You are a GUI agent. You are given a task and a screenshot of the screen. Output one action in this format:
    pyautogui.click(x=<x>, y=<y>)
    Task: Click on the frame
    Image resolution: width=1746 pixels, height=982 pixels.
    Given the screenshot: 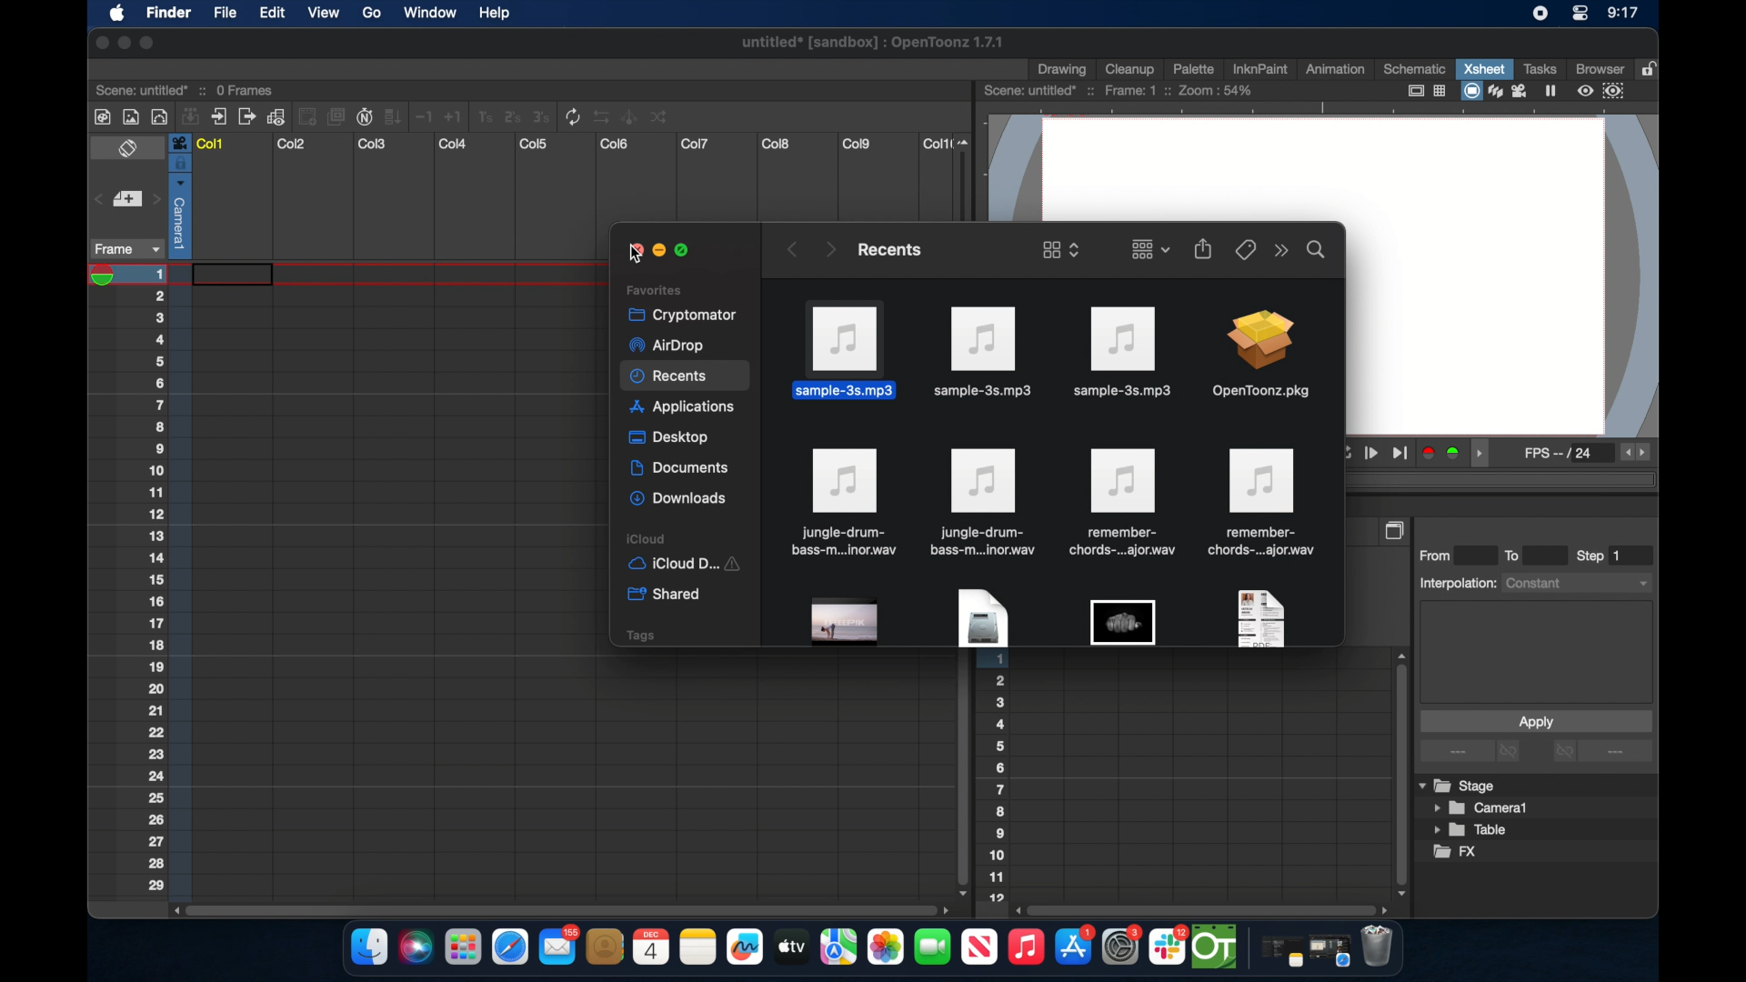 What is the action you would take?
    pyautogui.click(x=124, y=249)
    